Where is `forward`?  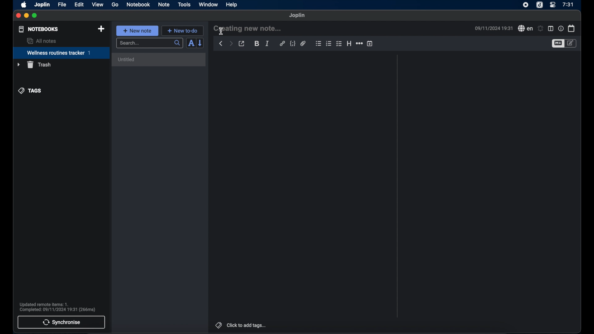 forward is located at coordinates (231, 43).